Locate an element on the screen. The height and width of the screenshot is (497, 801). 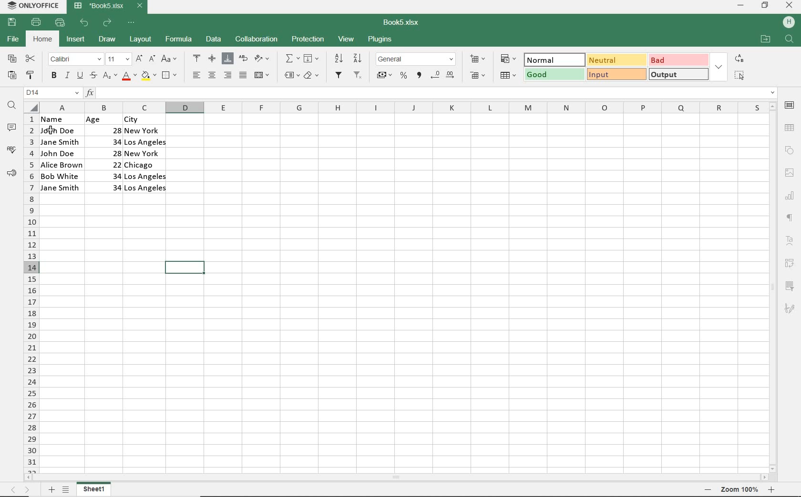
PRINT is located at coordinates (36, 22).